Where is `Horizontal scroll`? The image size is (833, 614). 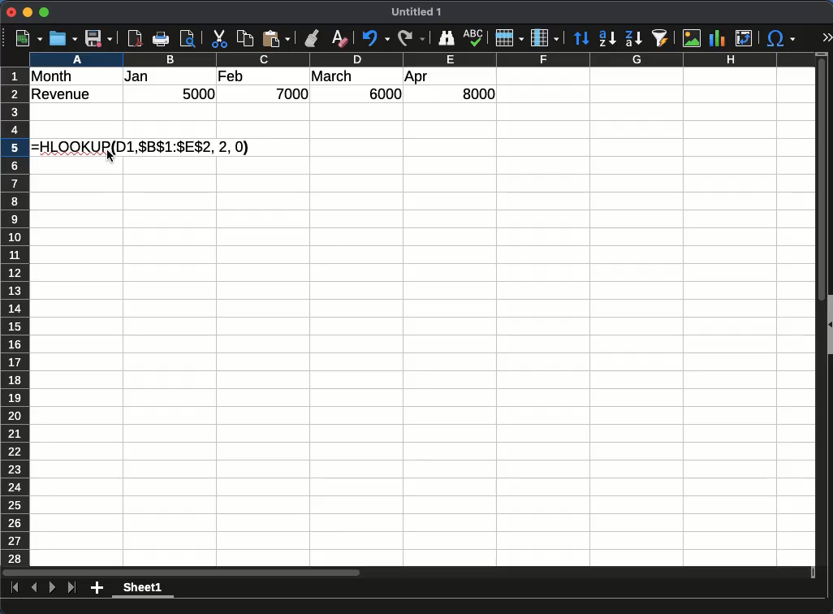
Horizontal scroll is located at coordinates (408, 573).